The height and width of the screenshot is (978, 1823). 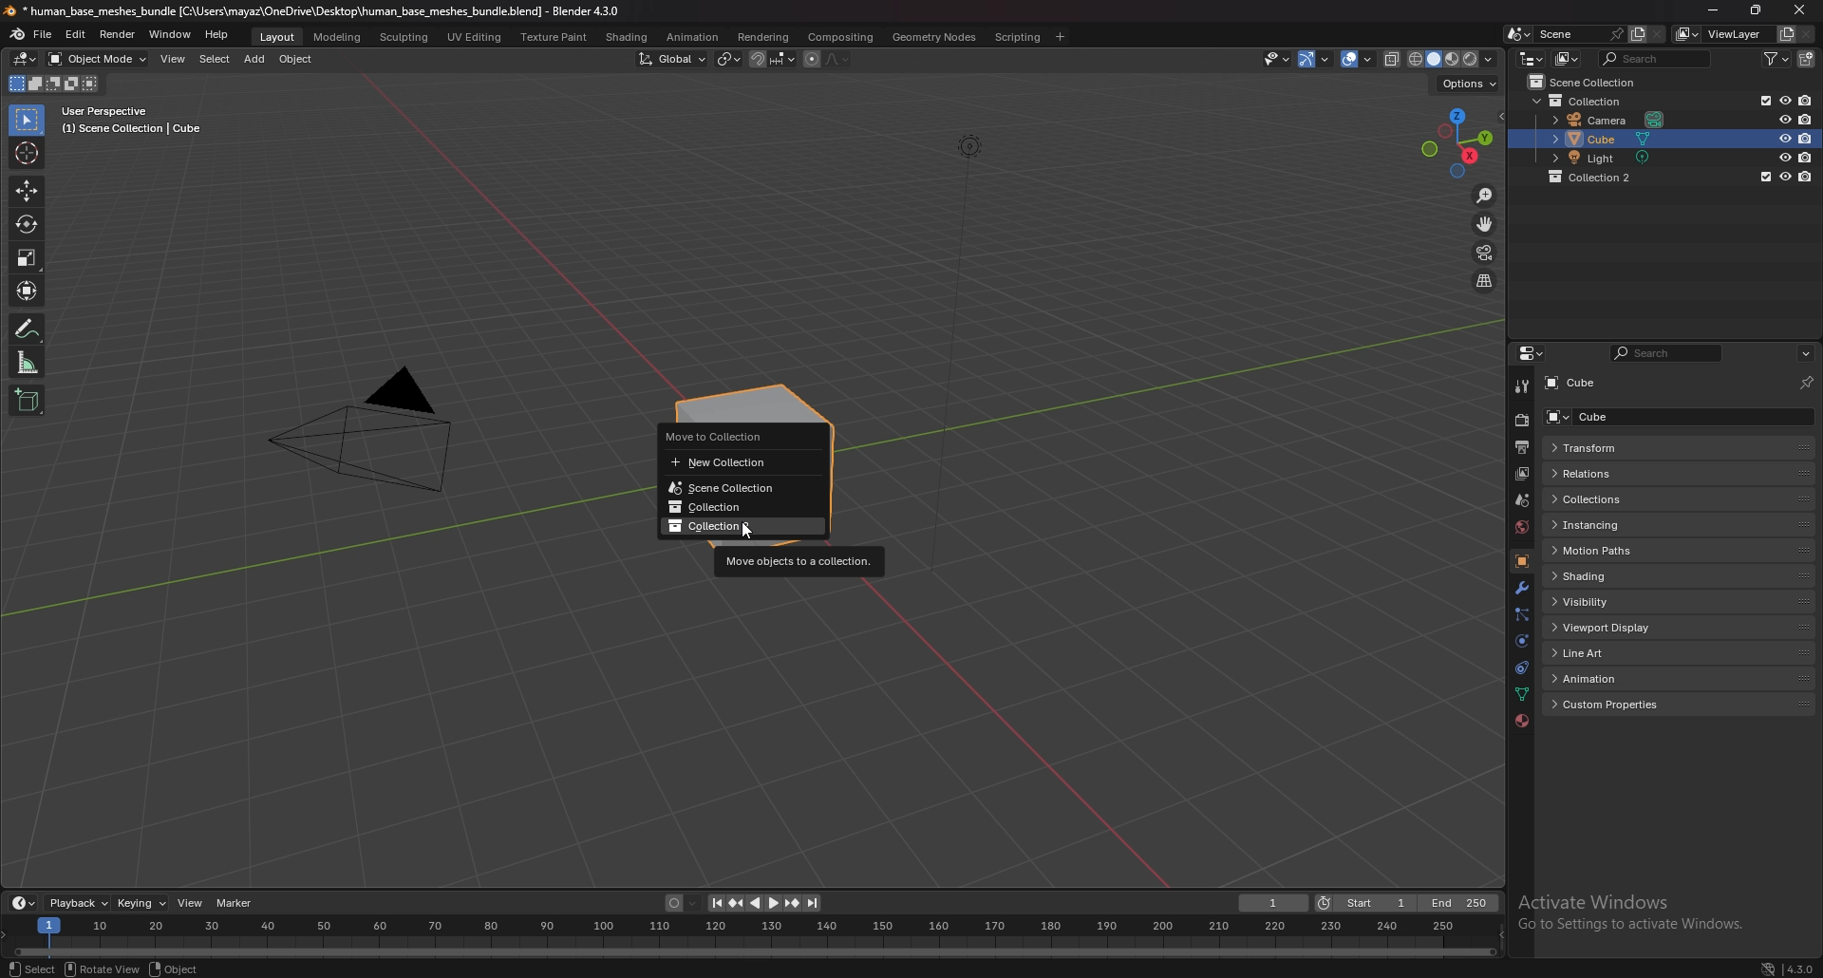 What do you see at coordinates (32, 967) in the screenshot?
I see `select` at bounding box center [32, 967].